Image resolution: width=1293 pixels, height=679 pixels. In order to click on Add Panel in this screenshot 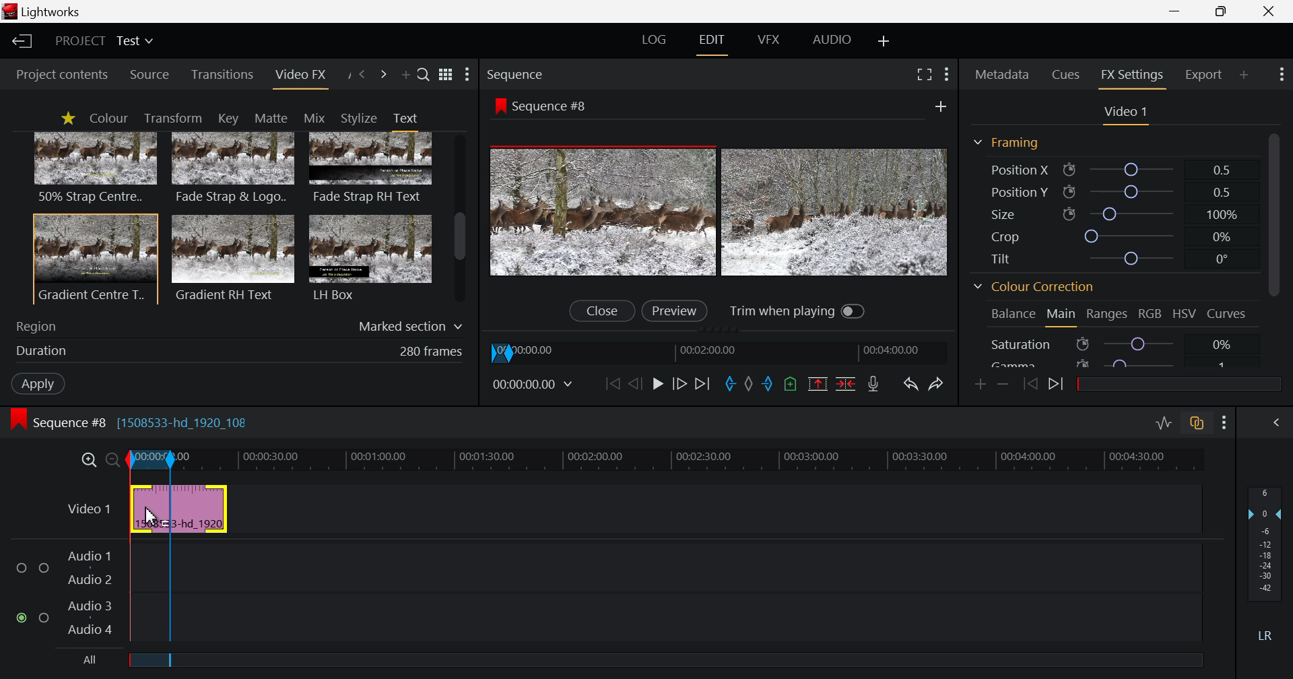, I will do `click(405, 77)`.